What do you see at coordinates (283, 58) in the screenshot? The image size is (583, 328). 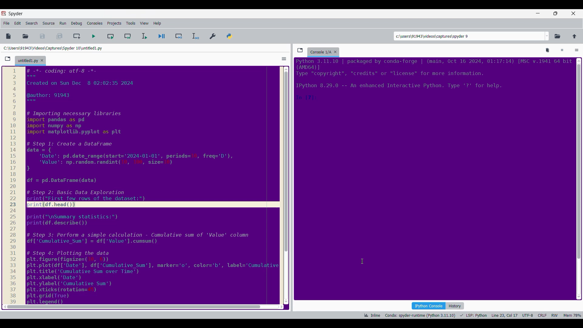 I see `more options` at bounding box center [283, 58].